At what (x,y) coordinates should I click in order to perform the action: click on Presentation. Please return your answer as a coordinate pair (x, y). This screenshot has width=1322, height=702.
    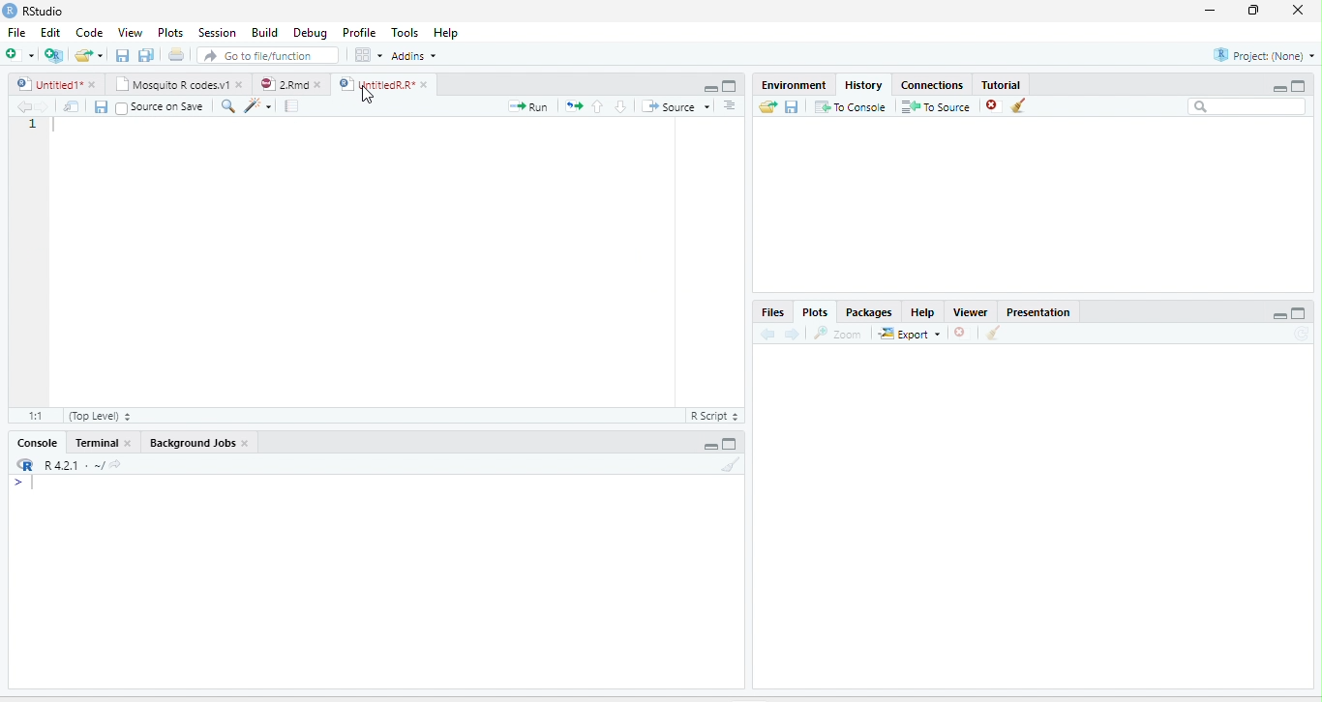
    Looking at the image, I should click on (1038, 310).